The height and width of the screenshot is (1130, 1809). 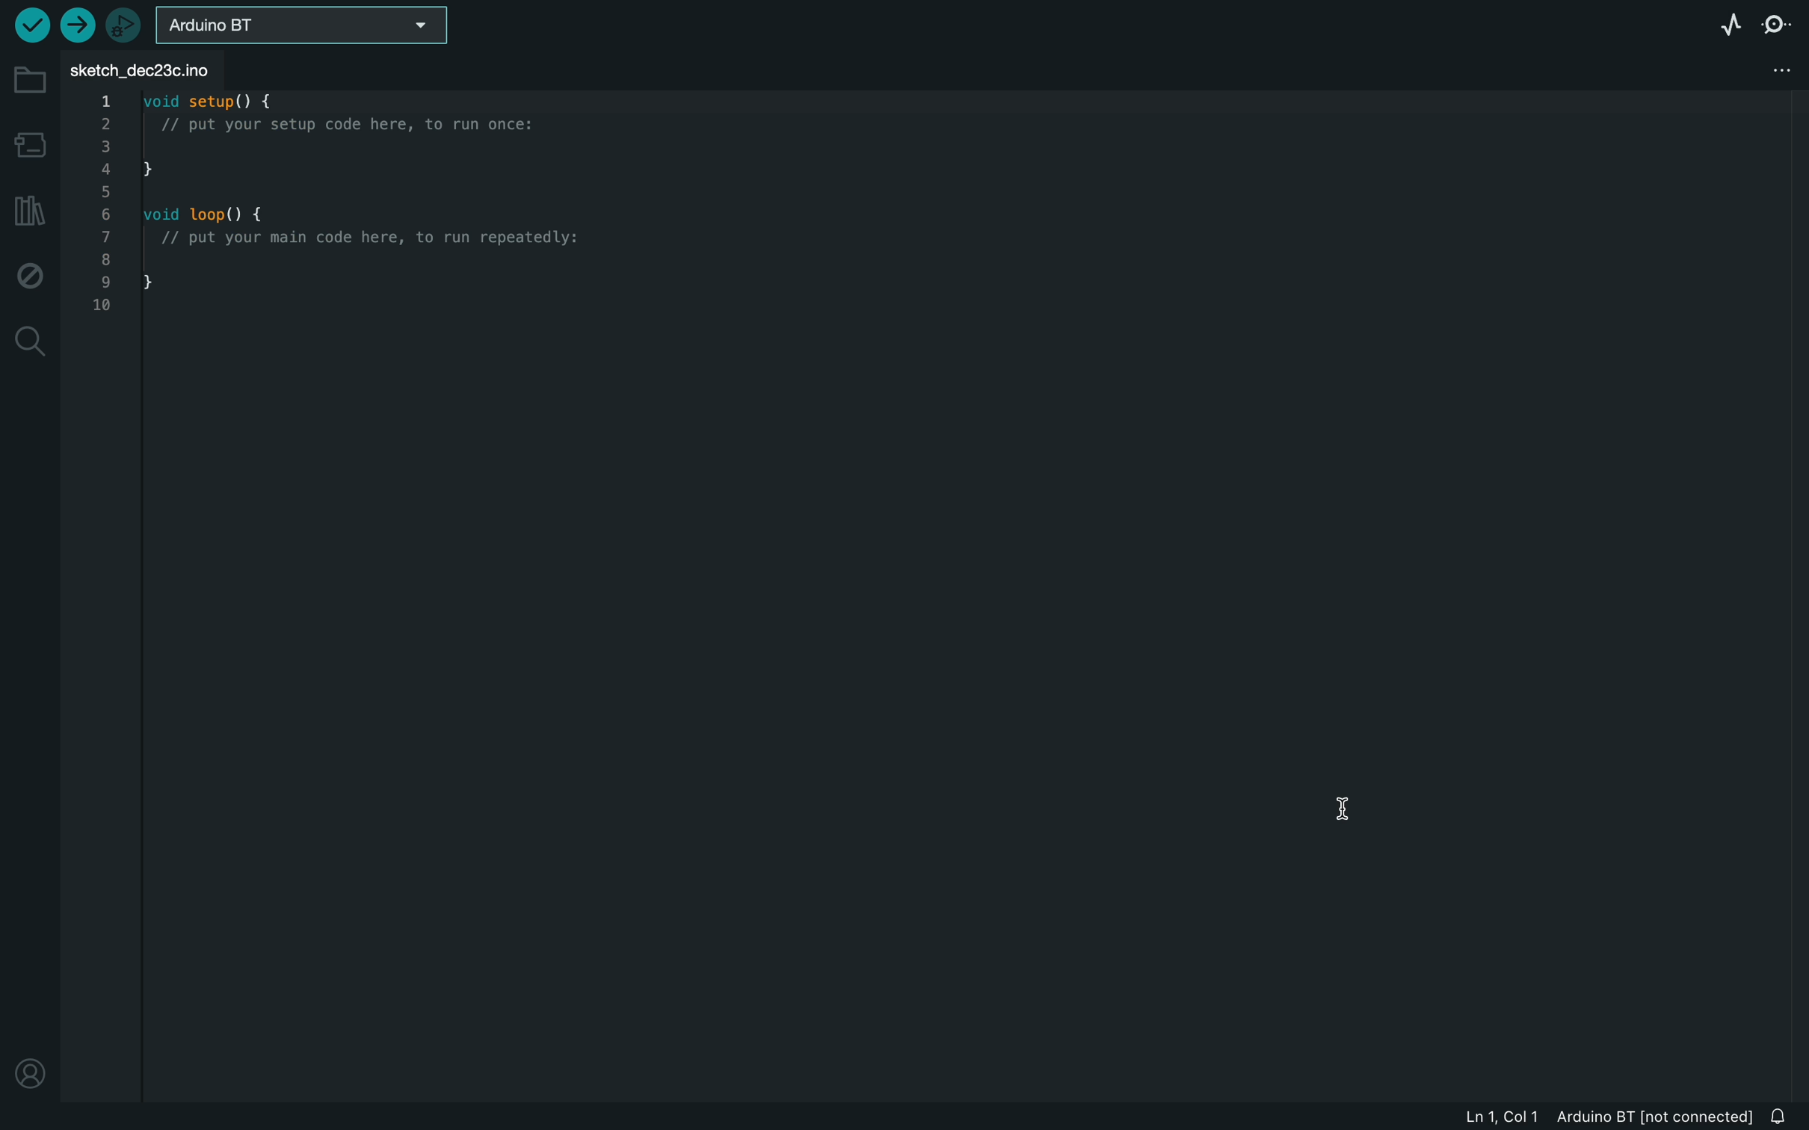 I want to click on upload, so click(x=83, y=24).